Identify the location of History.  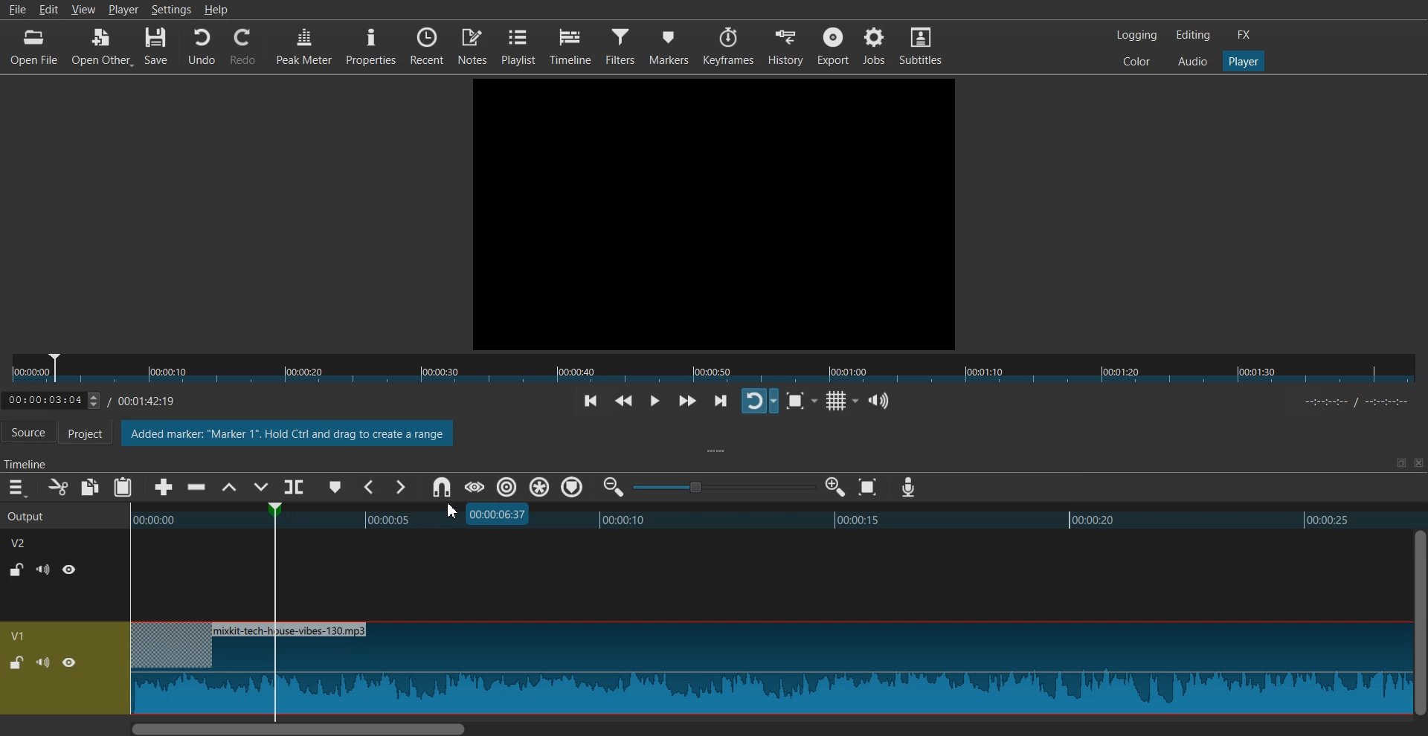
(787, 46).